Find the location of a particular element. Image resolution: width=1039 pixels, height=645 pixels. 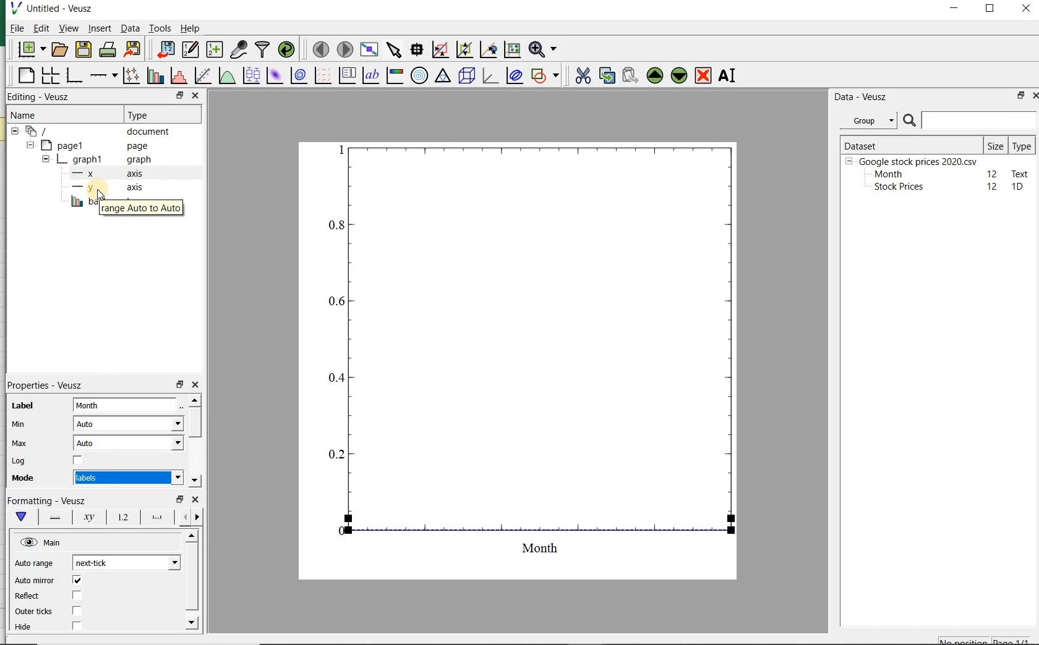

close  is located at coordinates (1038, 96).